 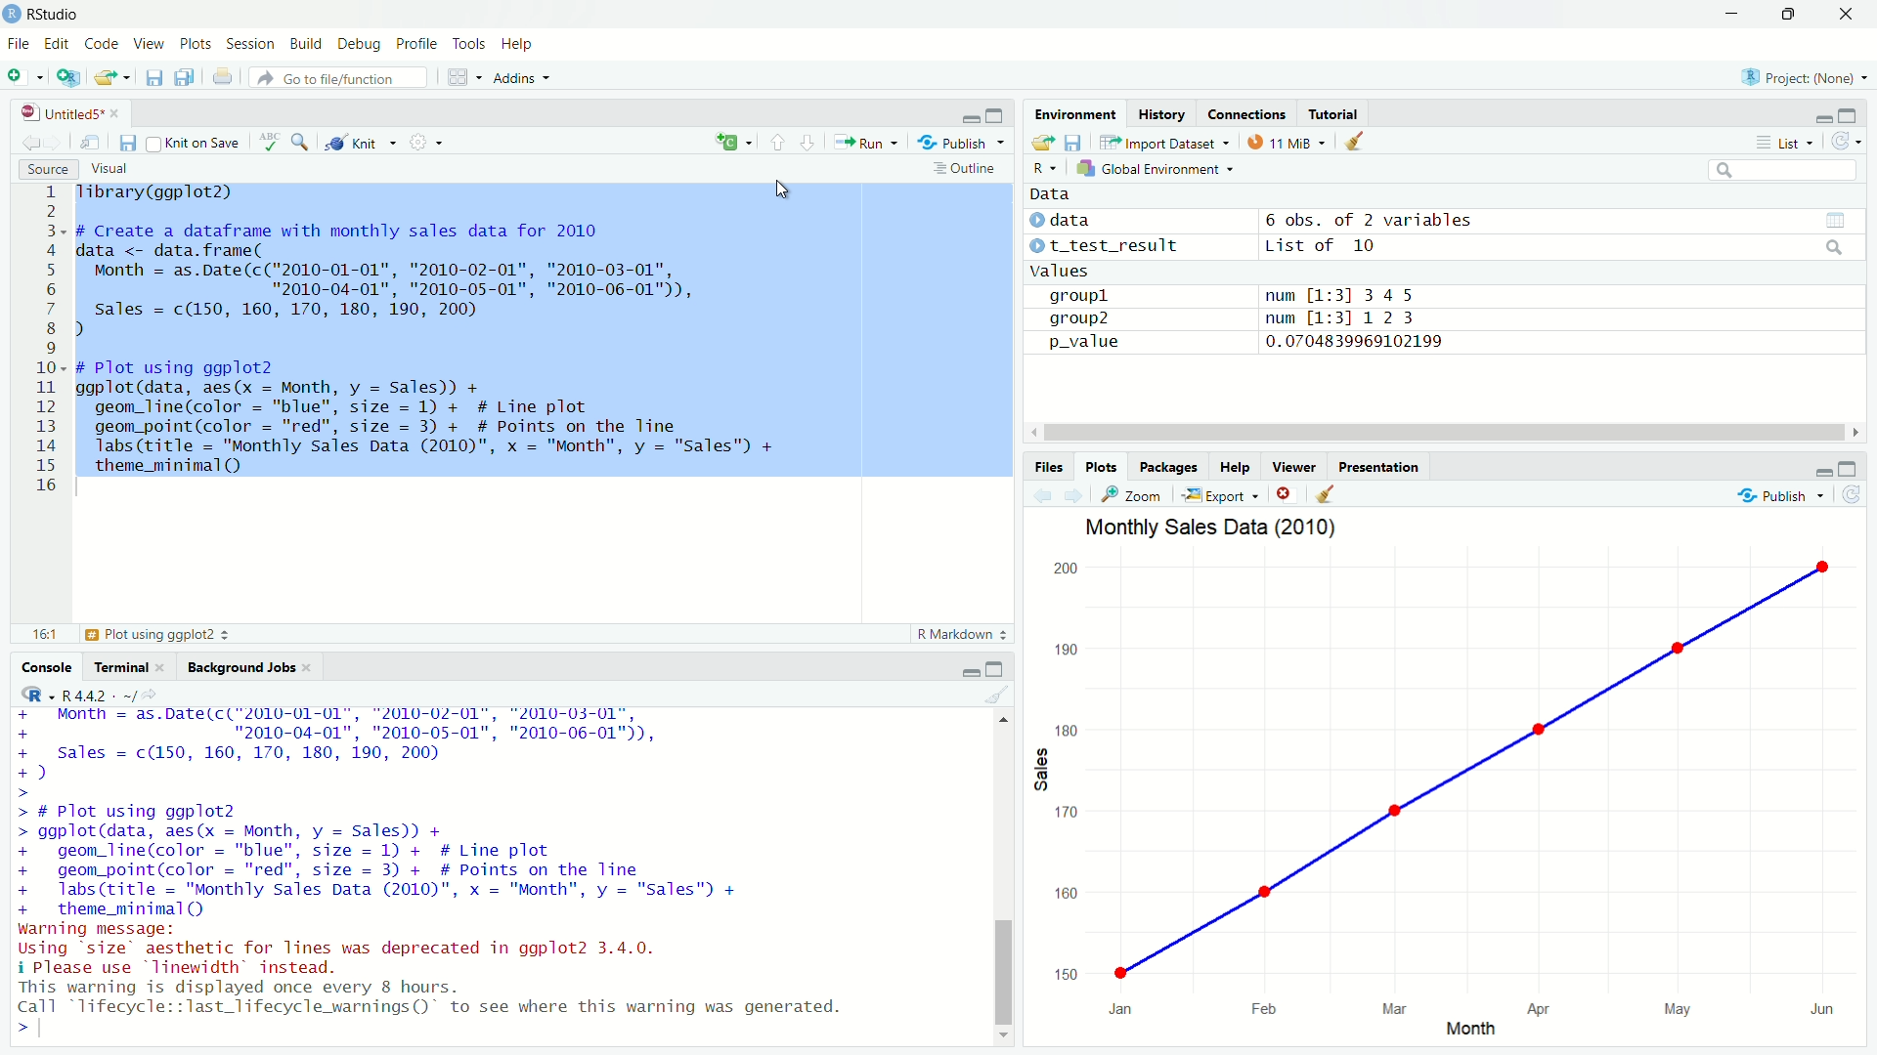 I want to click on Knit on Save, so click(x=196, y=142).